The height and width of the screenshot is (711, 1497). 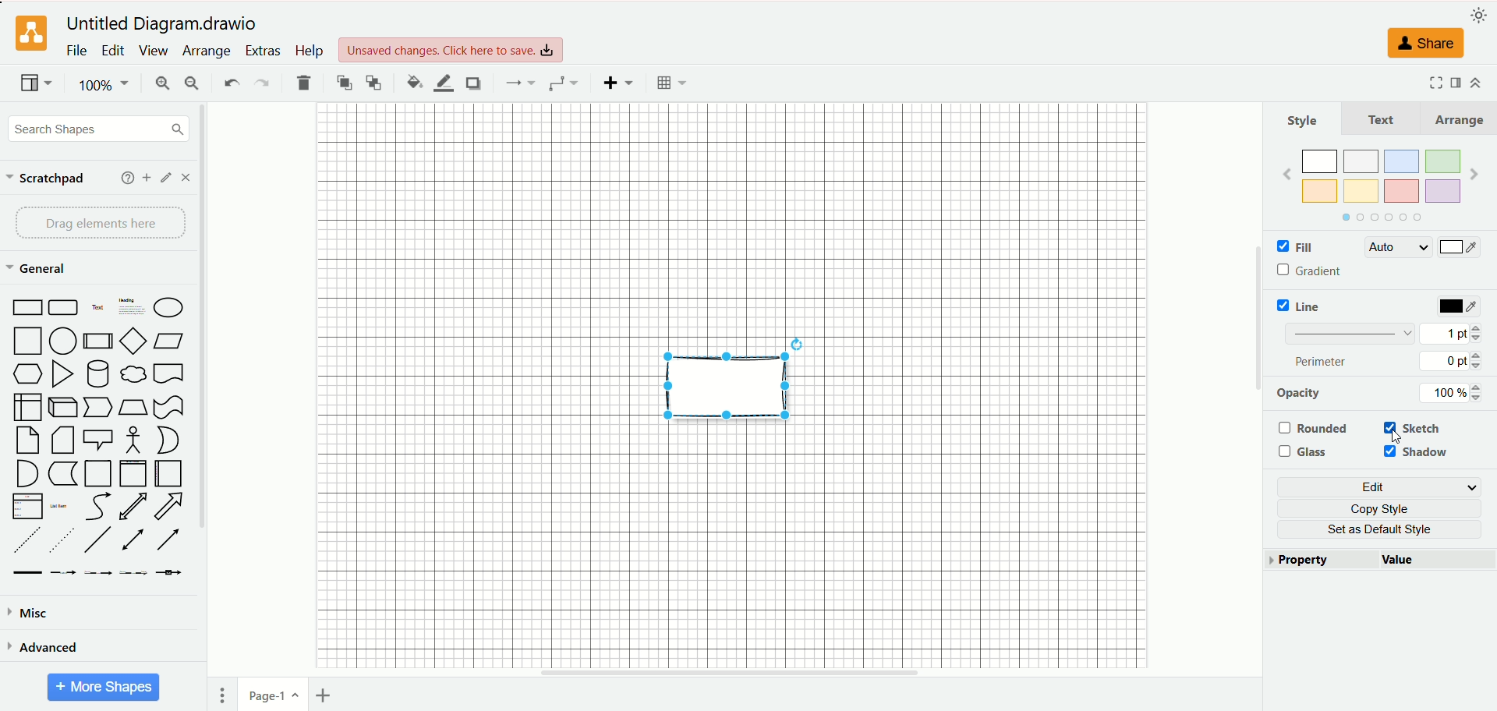 I want to click on extras, so click(x=264, y=51).